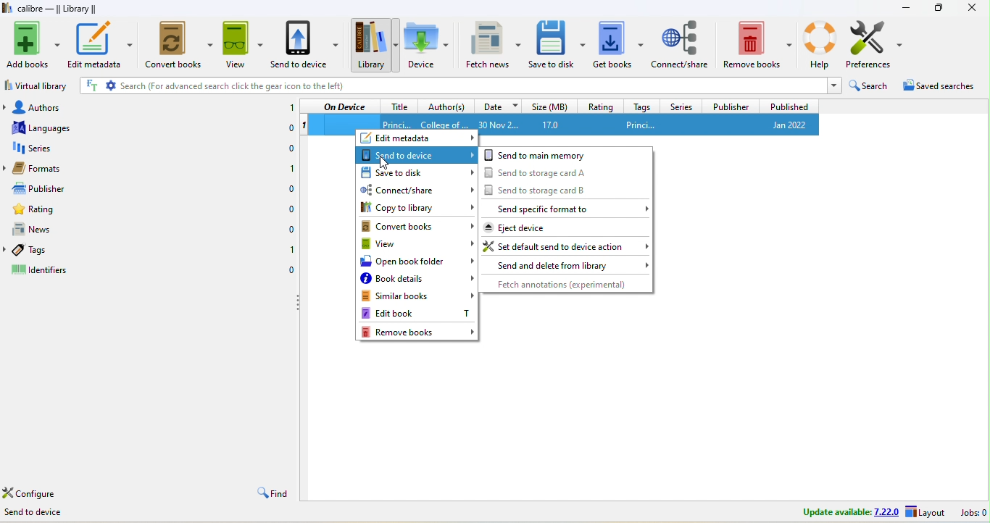 The height and width of the screenshot is (523, 990). I want to click on saved searches, so click(941, 88).